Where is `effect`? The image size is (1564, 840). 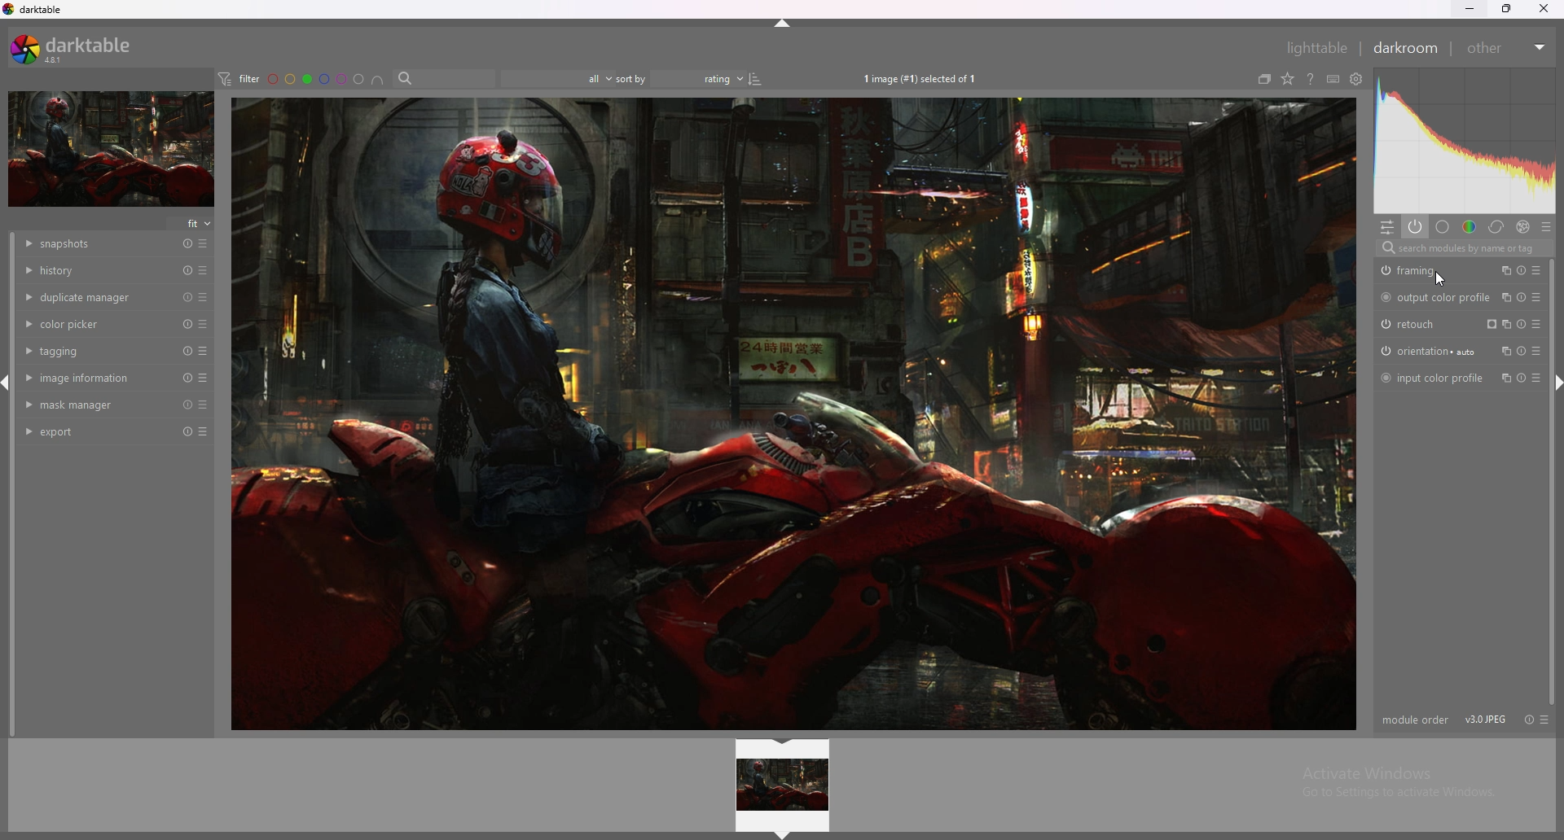 effect is located at coordinates (1521, 225).